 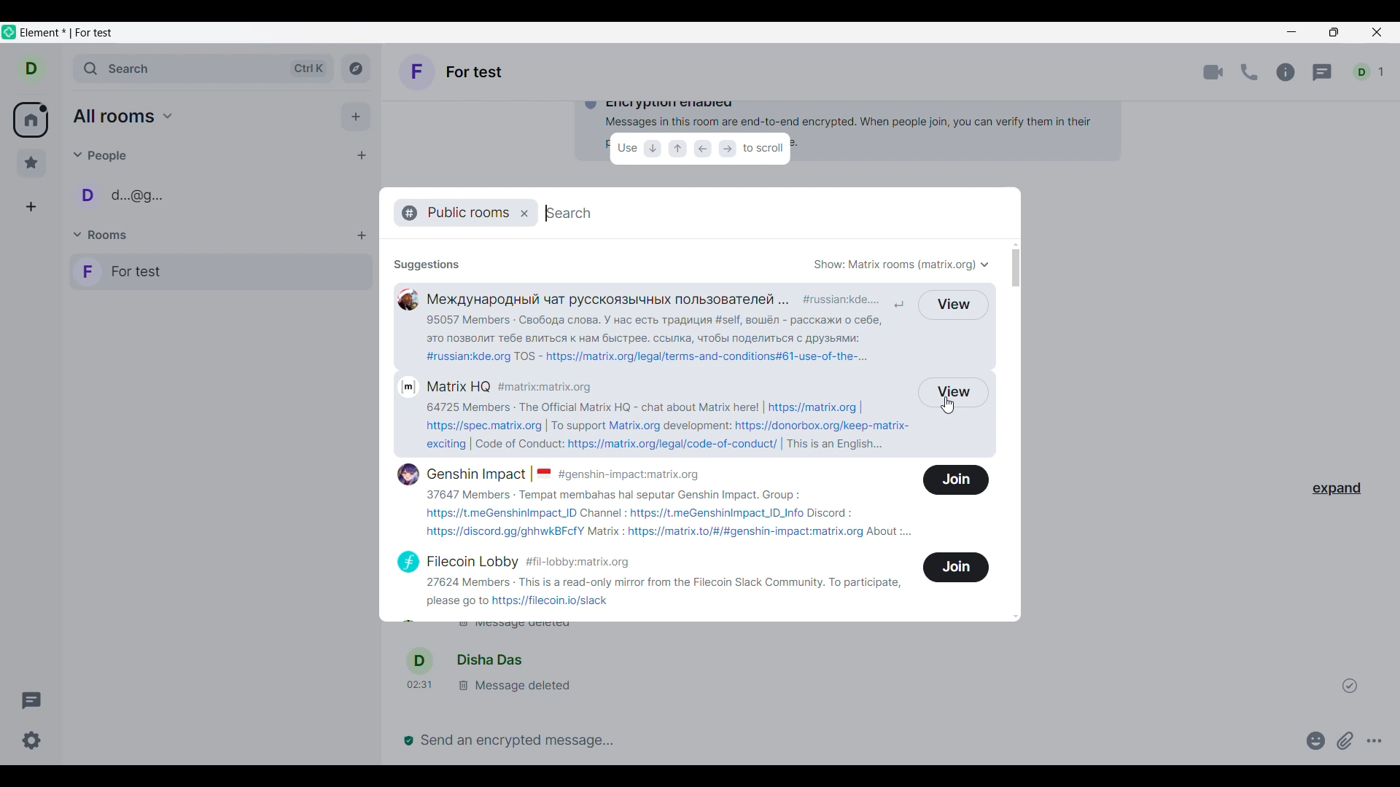 What do you see at coordinates (31, 700) in the screenshot?
I see `Threads` at bounding box center [31, 700].